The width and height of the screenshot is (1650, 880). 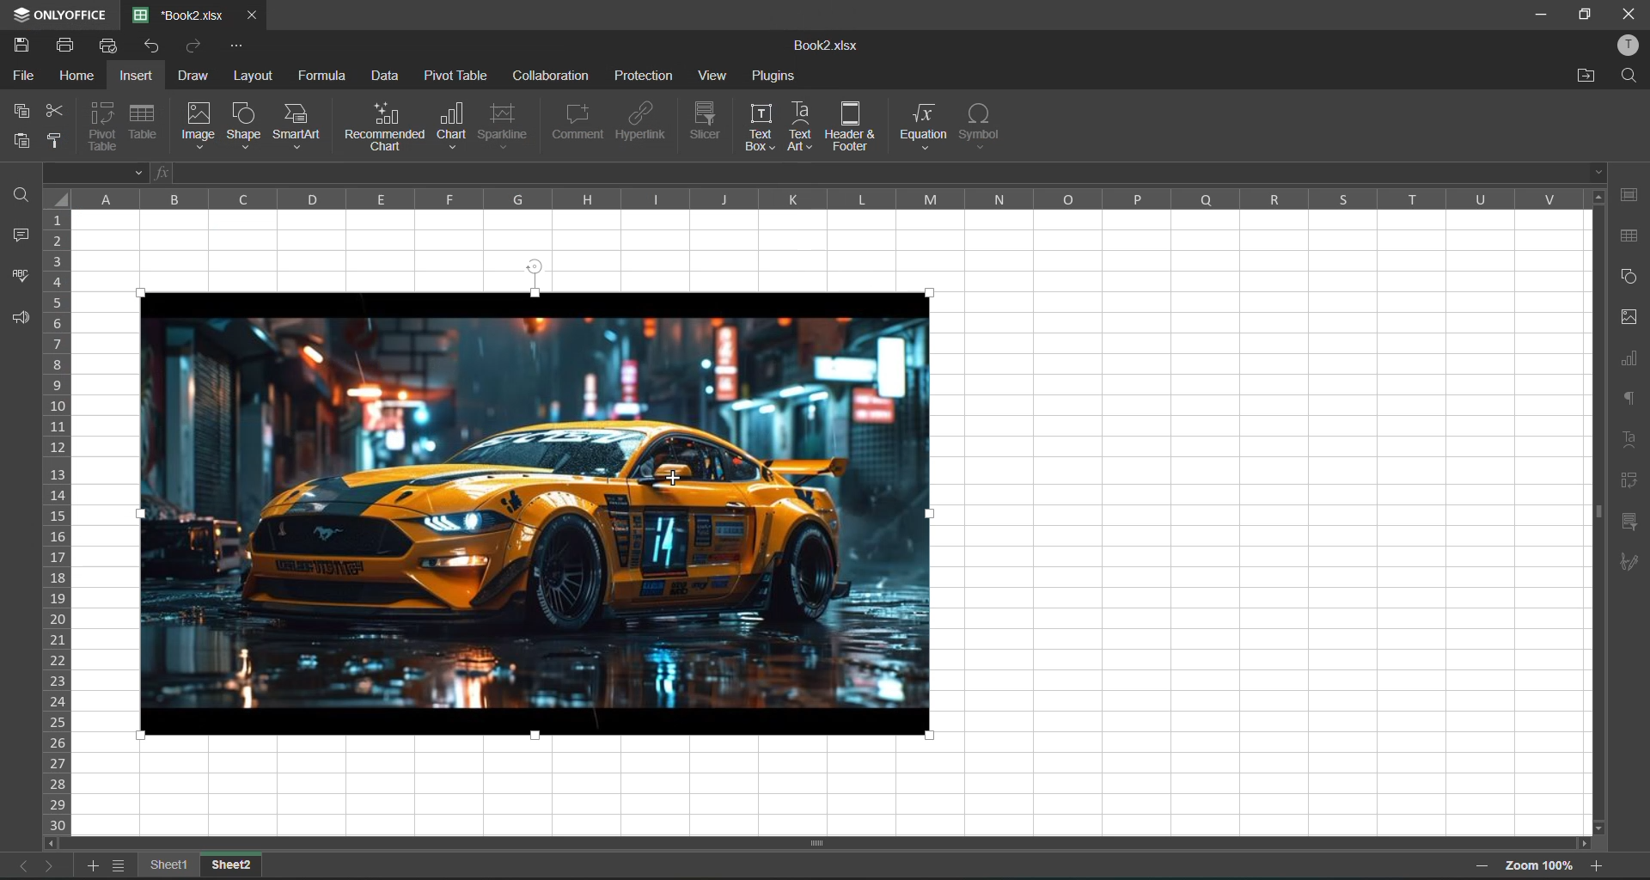 What do you see at coordinates (112, 44) in the screenshot?
I see `quick print` at bounding box center [112, 44].